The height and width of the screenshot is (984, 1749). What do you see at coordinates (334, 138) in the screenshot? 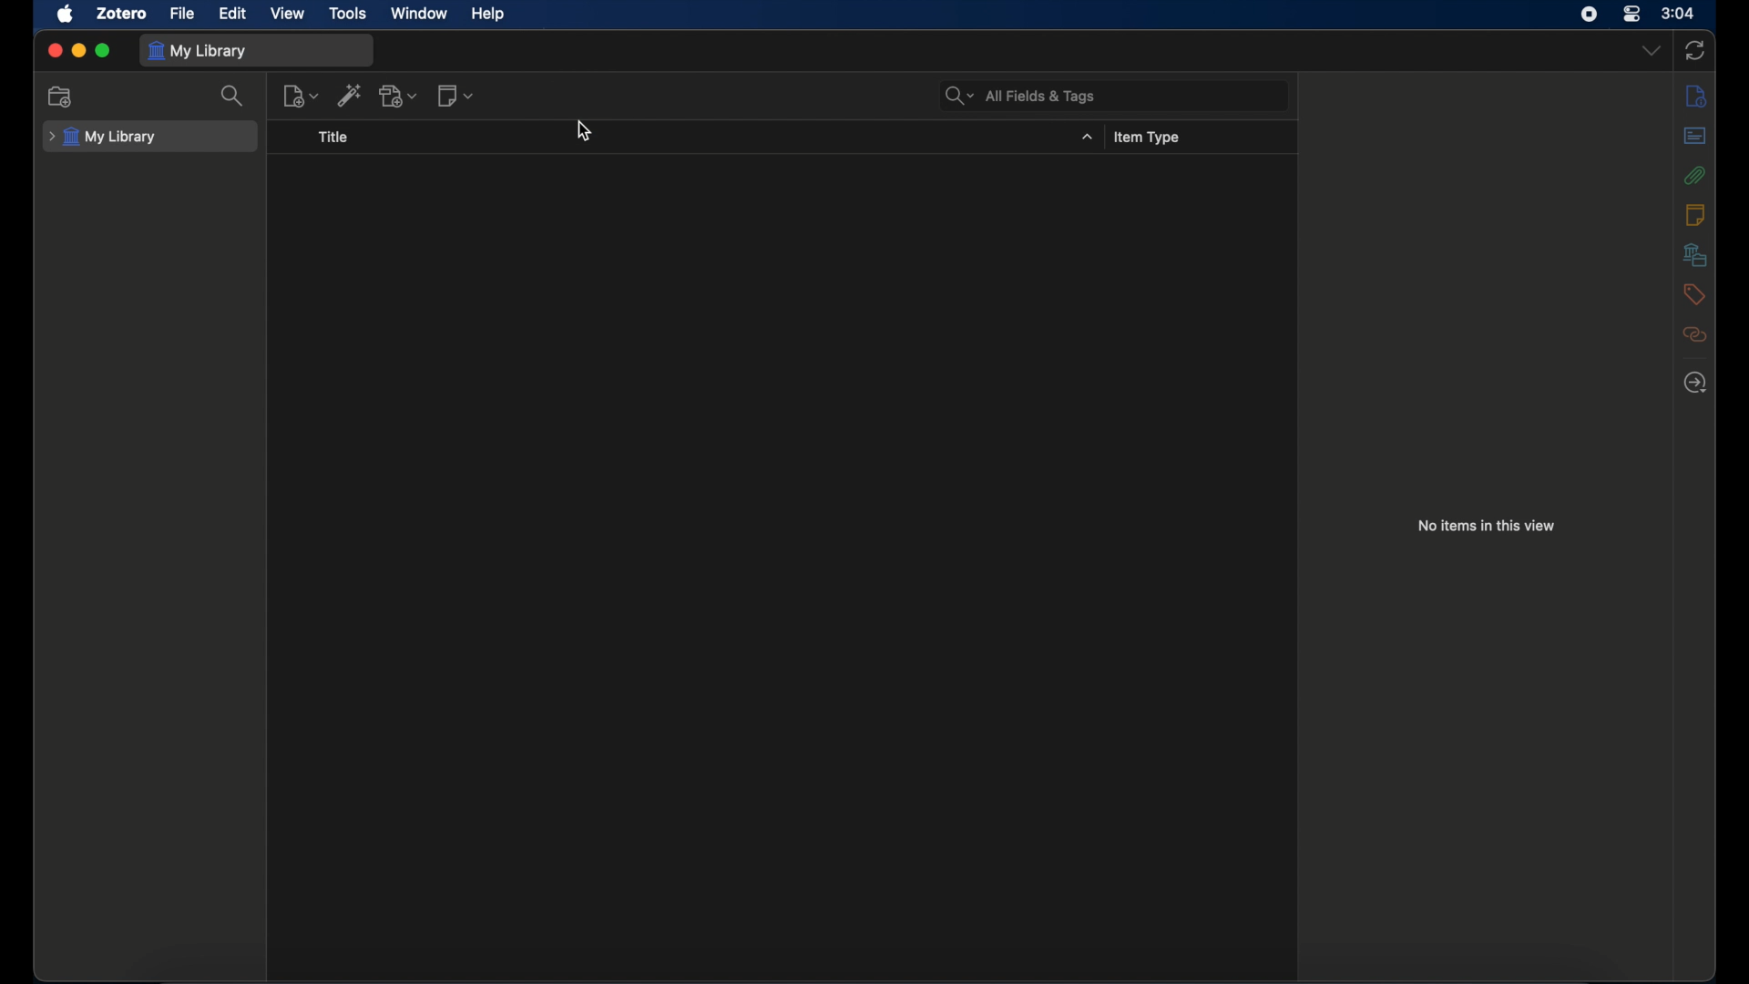
I see `title` at bounding box center [334, 138].